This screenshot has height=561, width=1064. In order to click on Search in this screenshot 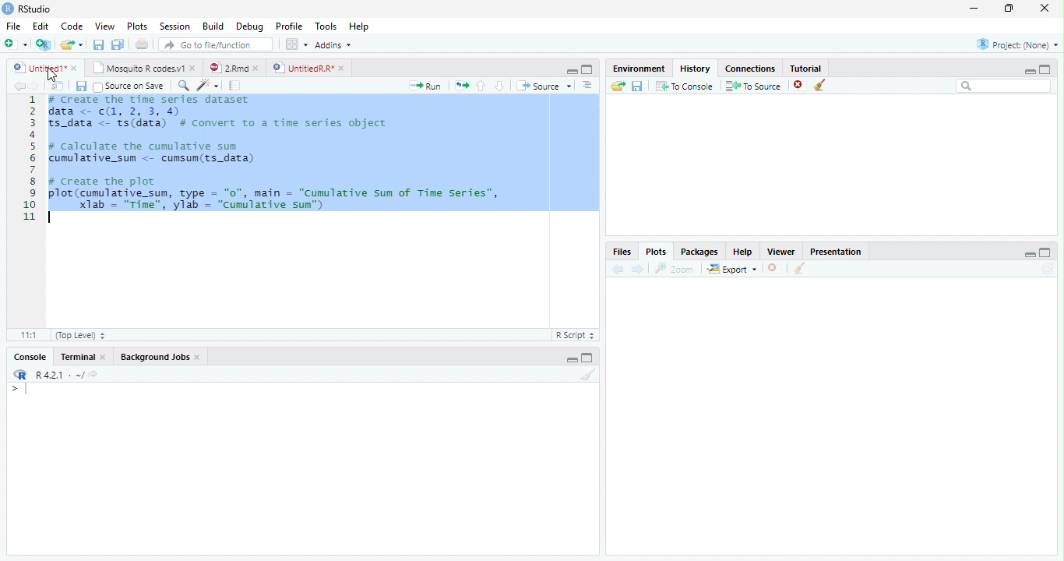, I will do `click(1002, 86)`.